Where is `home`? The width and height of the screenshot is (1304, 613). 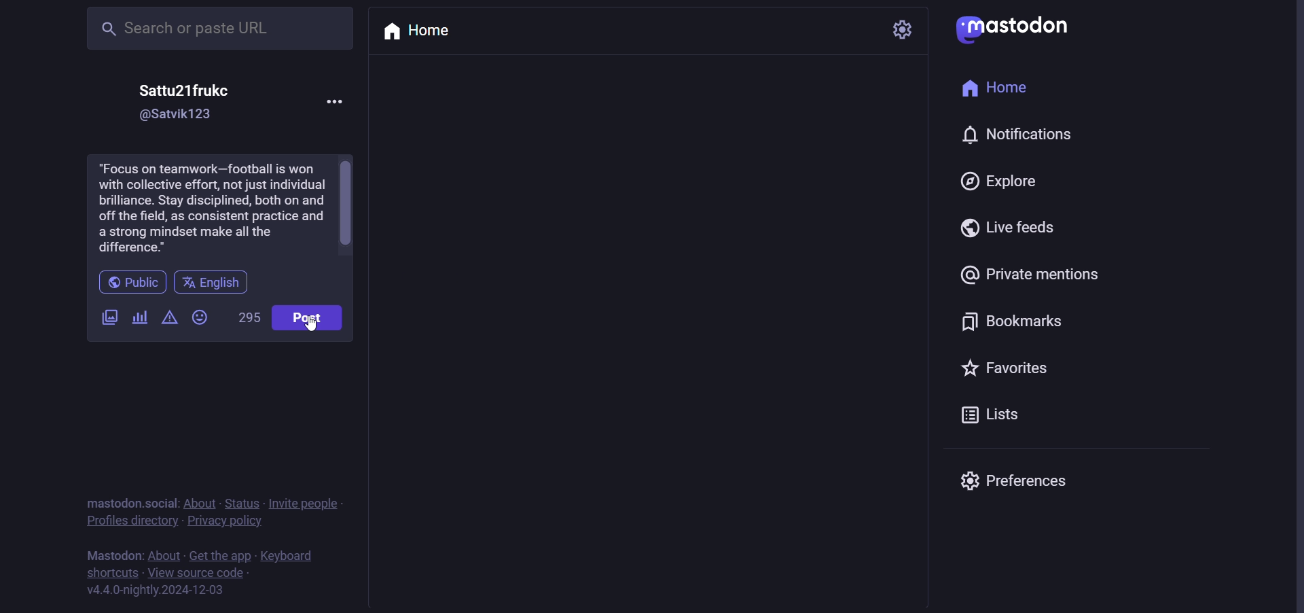 home is located at coordinates (993, 88).